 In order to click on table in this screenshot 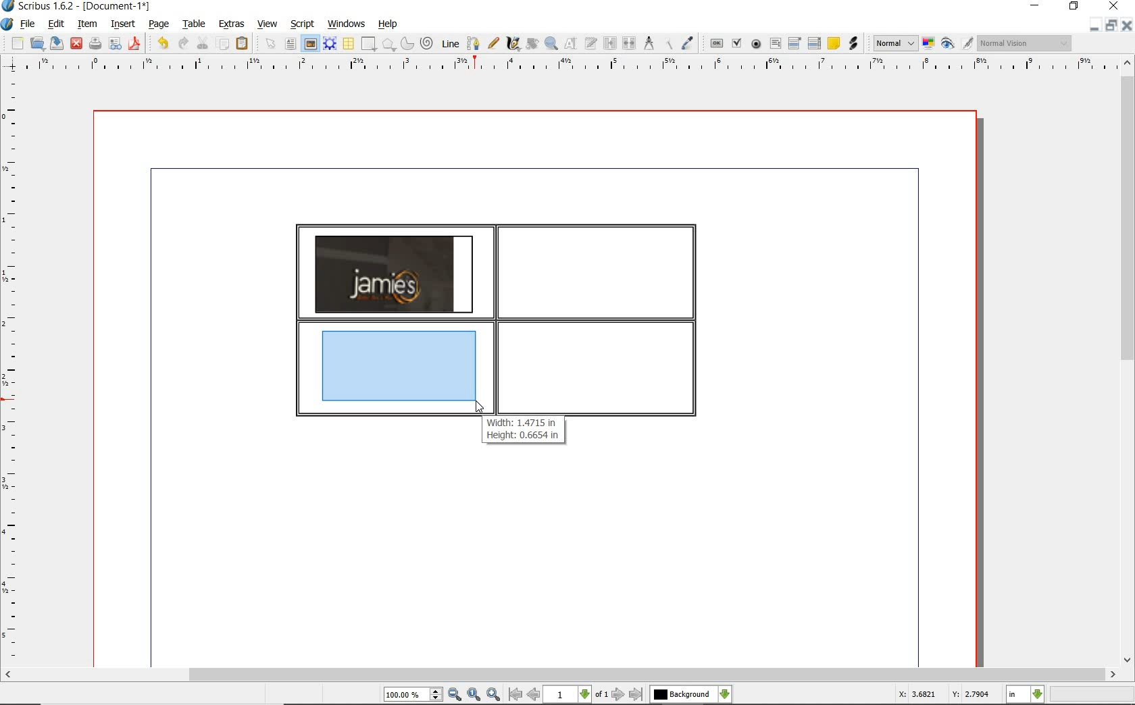, I will do `click(349, 45)`.